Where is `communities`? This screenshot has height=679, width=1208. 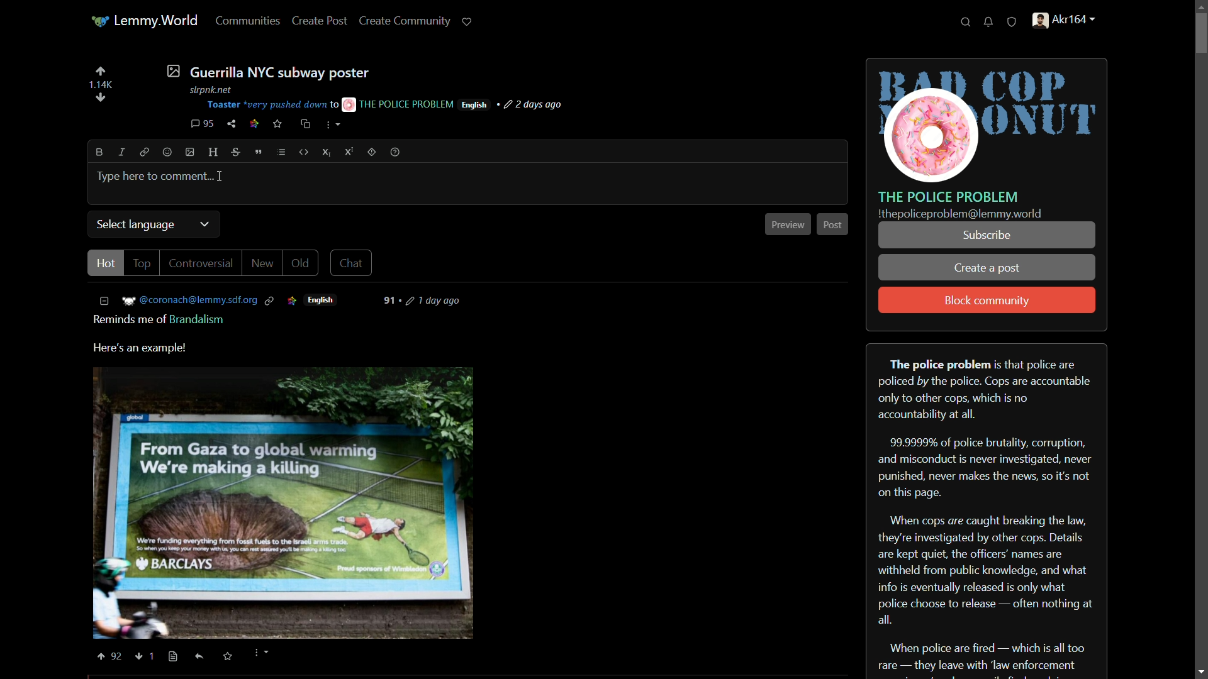
communities is located at coordinates (248, 21).